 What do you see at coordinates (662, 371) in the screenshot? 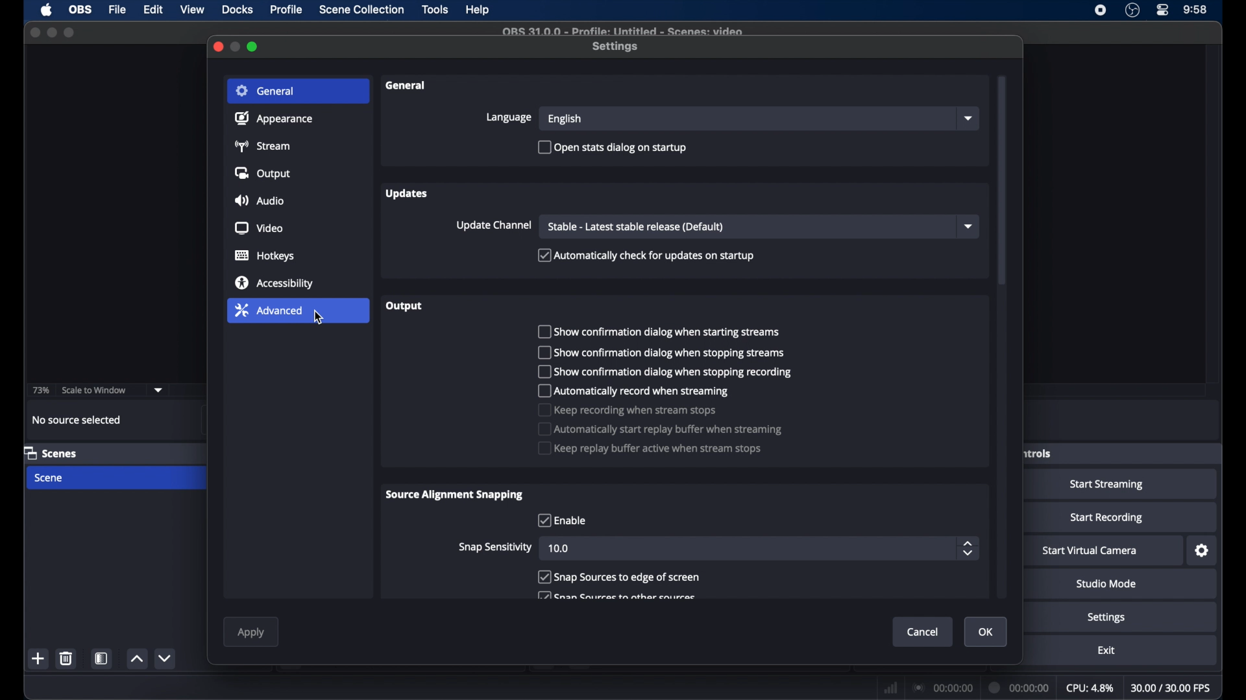
I see `checkbox` at bounding box center [662, 371].